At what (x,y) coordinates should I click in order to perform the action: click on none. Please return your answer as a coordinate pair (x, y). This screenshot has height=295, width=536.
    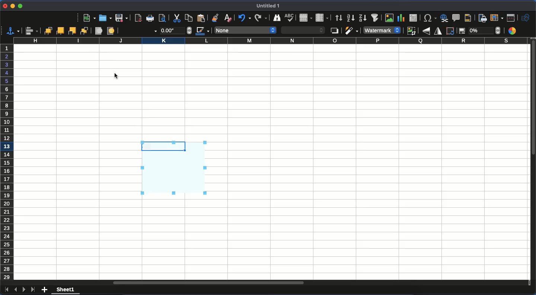
    Looking at the image, I should click on (245, 30).